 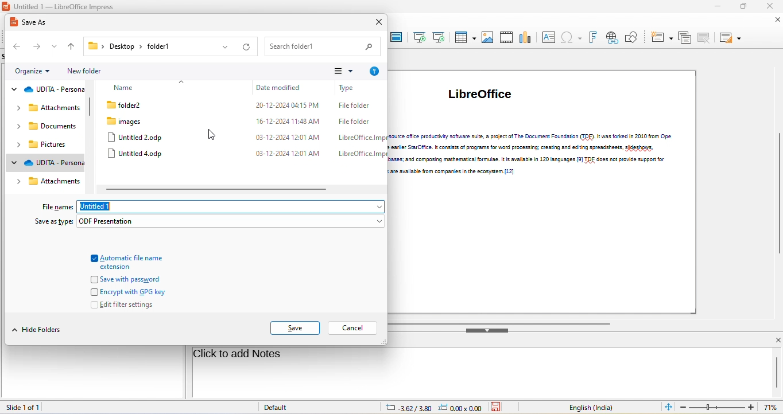 What do you see at coordinates (218, 189) in the screenshot?
I see `horizontal scroll bar` at bounding box center [218, 189].